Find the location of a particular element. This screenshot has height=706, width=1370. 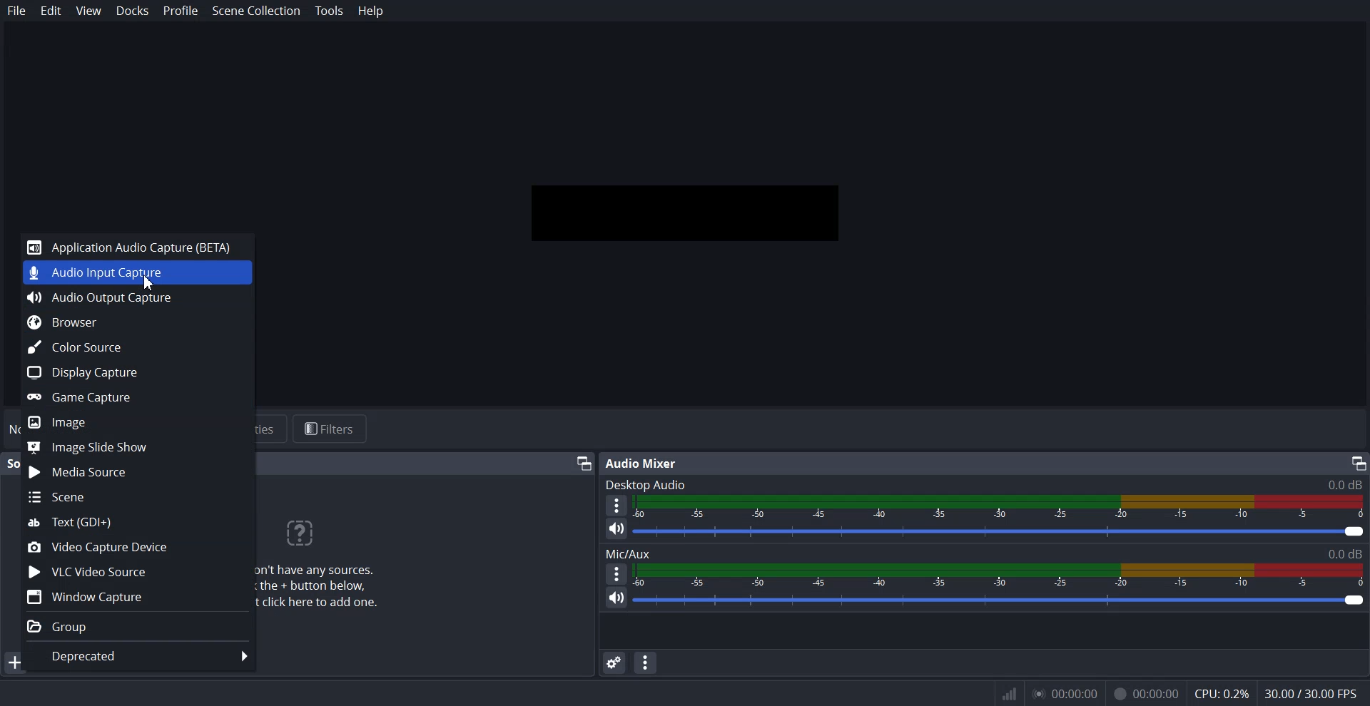

Filters is located at coordinates (330, 428).